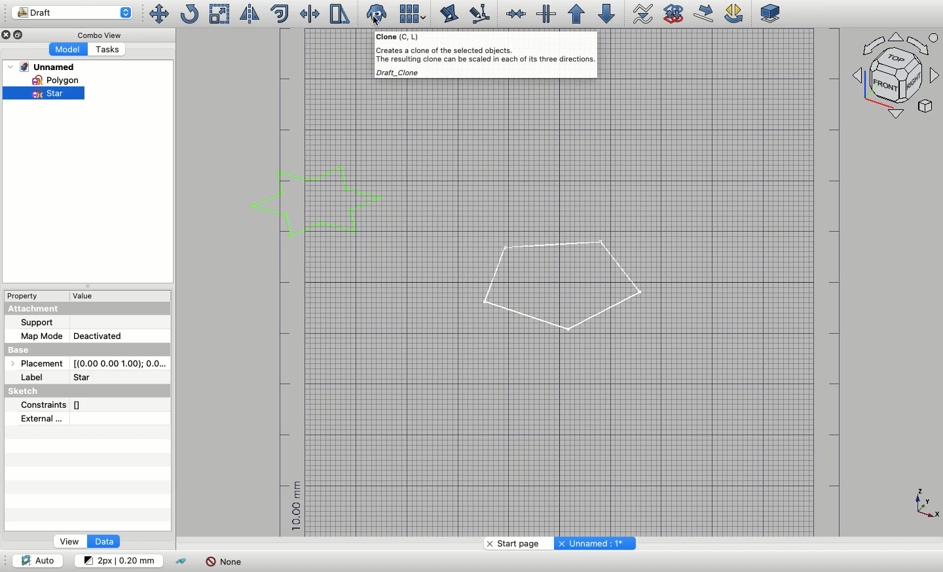 The height and width of the screenshot is (572, 943). I want to click on Move, so click(158, 14).